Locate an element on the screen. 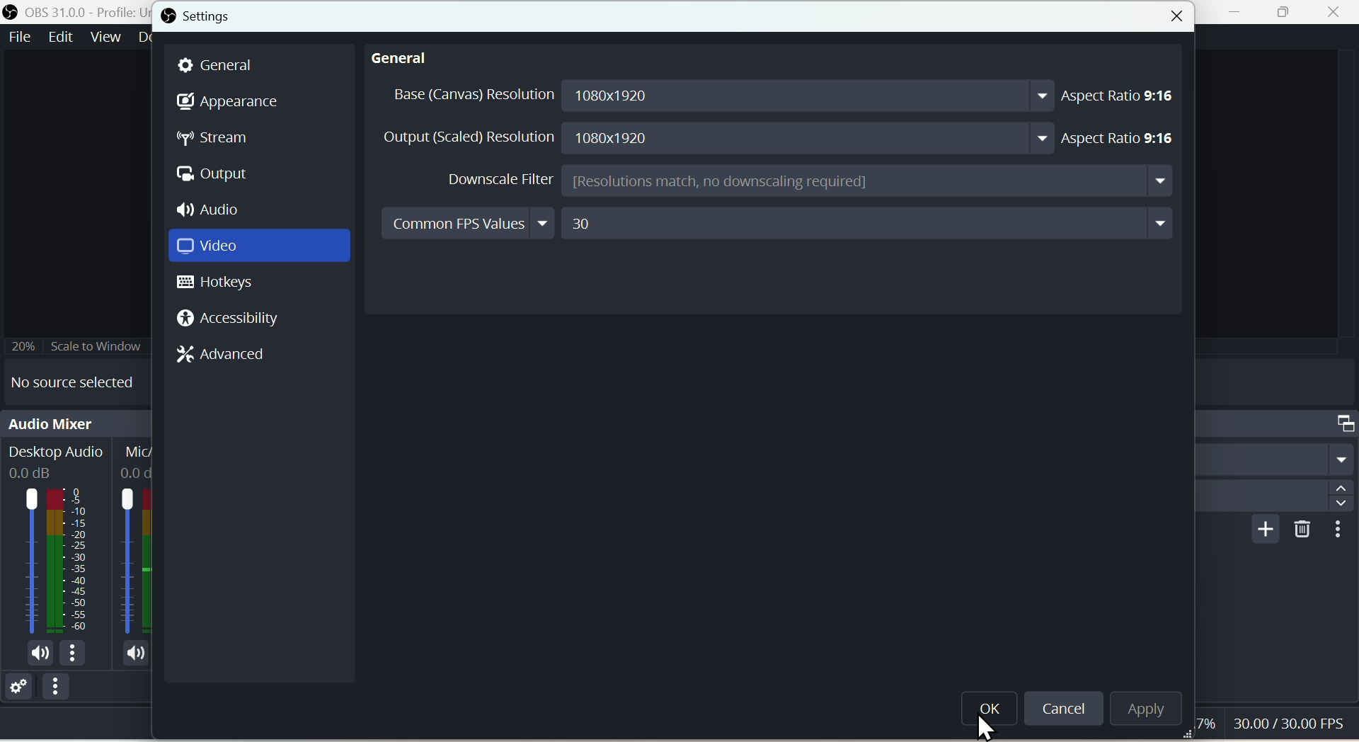 The width and height of the screenshot is (1359, 742). Output is located at coordinates (219, 176).